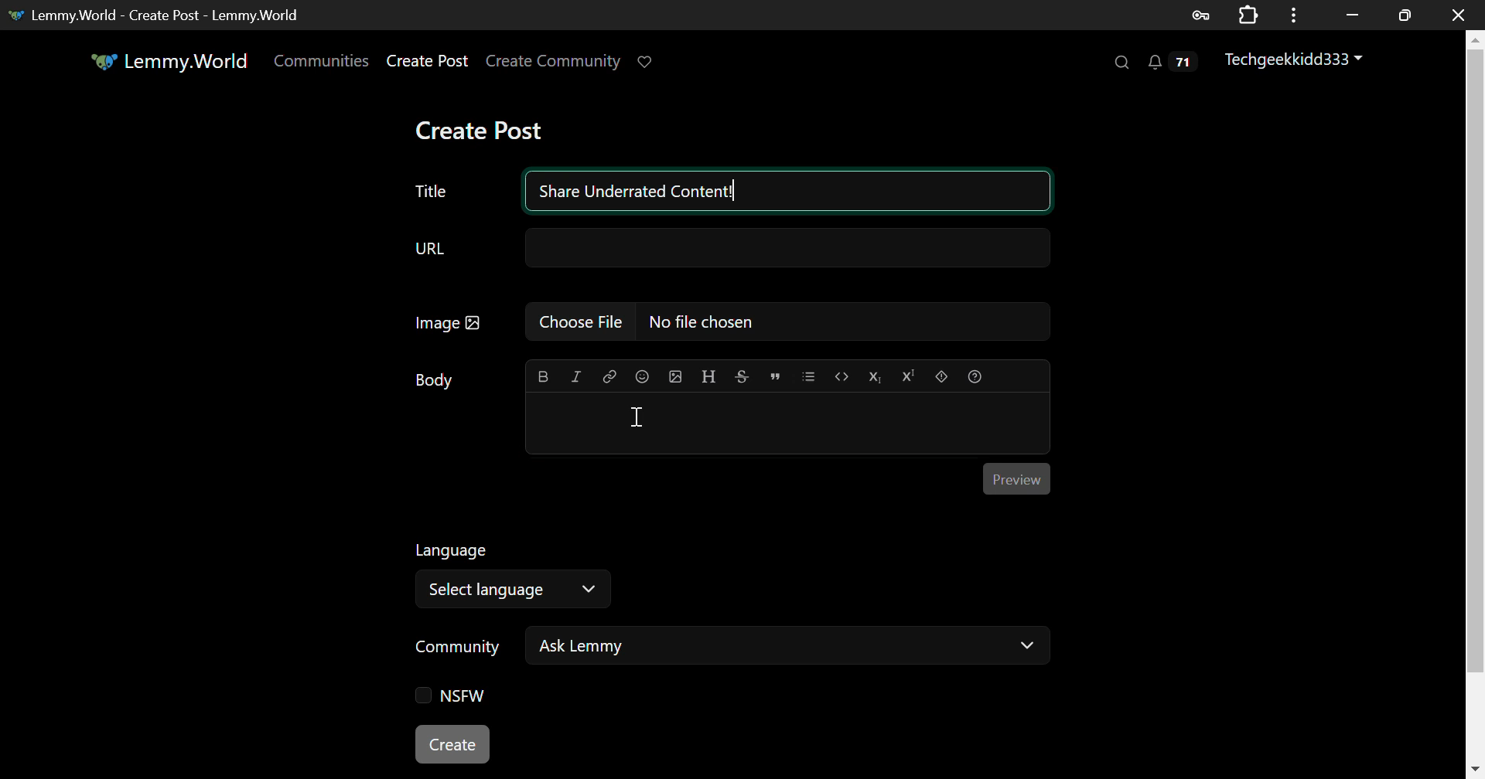  Describe the element at coordinates (1017, 479) in the screenshot. I see `Preview` at that location.